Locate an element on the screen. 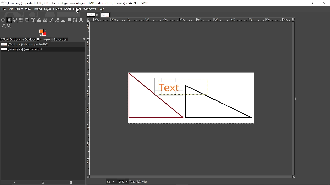 This screenshot has width=330, height=185. Clone tool is located at coordinates (64, 20).